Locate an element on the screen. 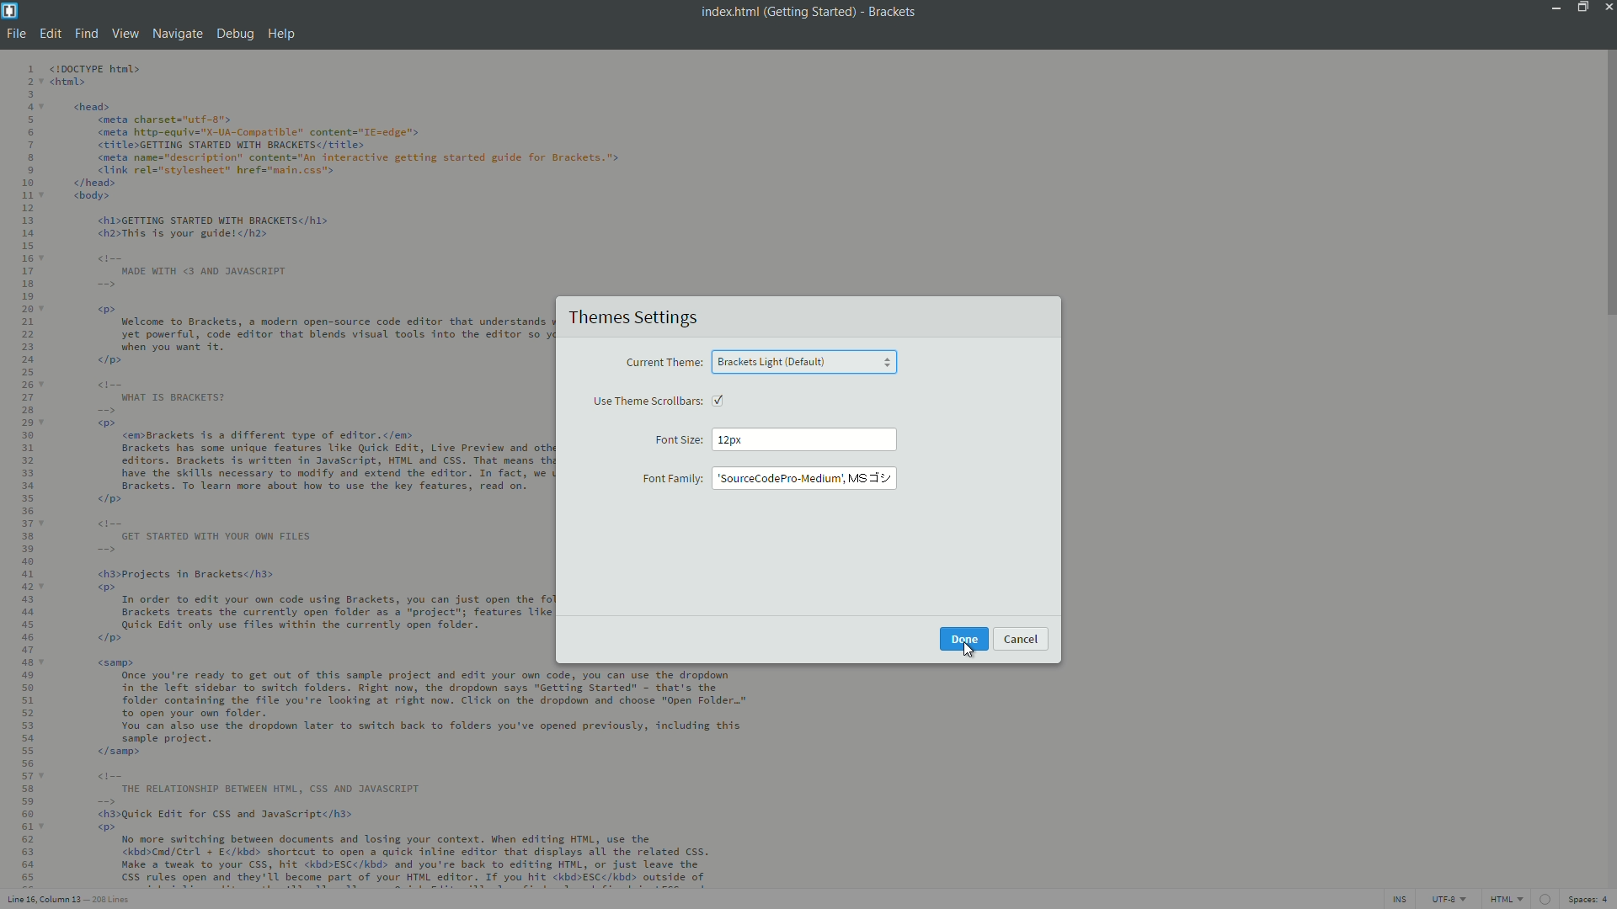 The width and height of the screenshot is (1617, 909). file menu is located at coordinates (14, 34).